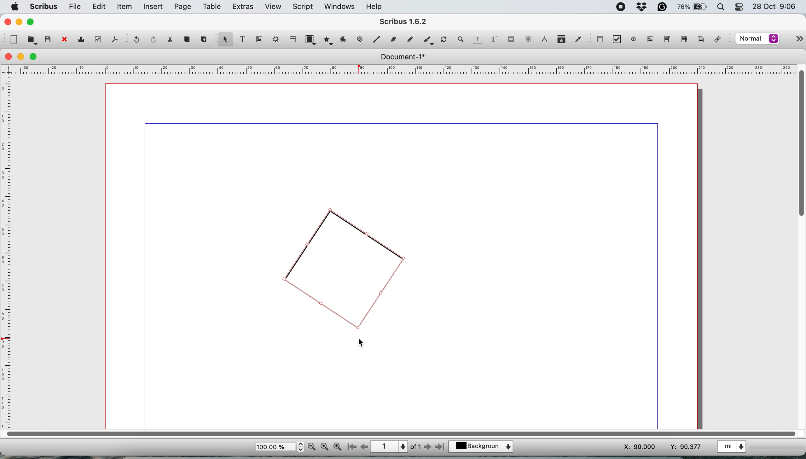 This screenshot has width=806, height=459. Describe the element at coordinates (304, 7) in the screenshot. I see `script` at that location.